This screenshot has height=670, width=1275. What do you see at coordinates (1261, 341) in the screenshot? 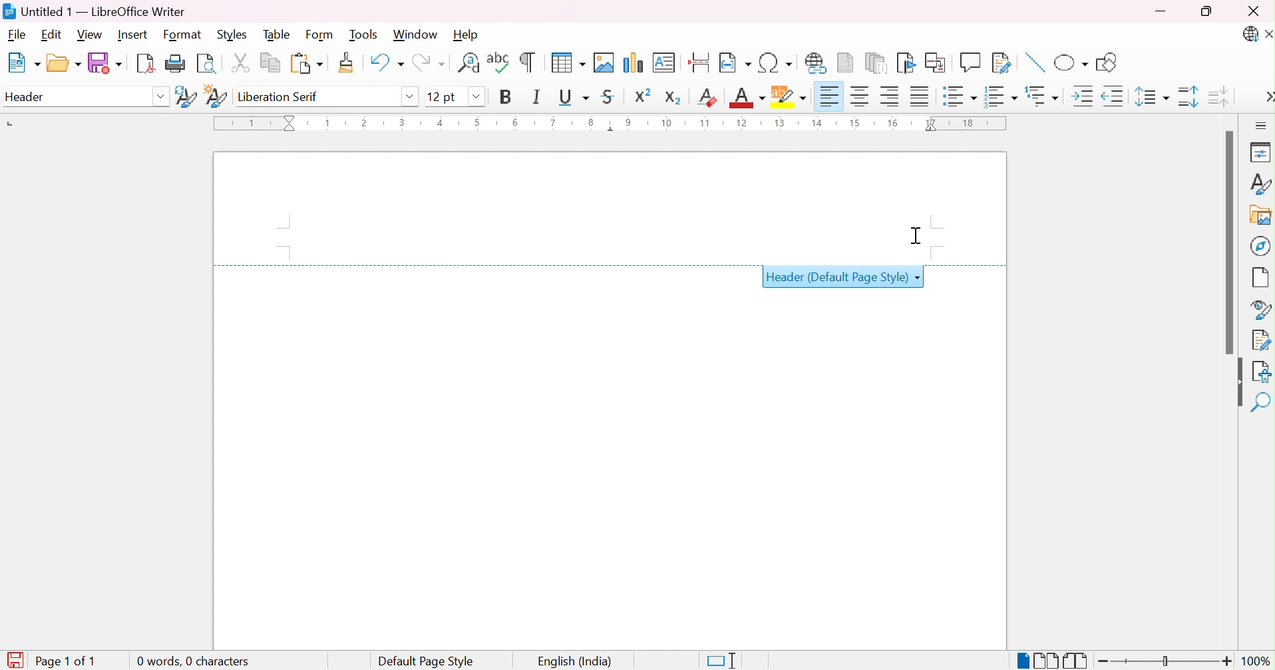
I see `Manage changes` at bounding box center [1261, 341].